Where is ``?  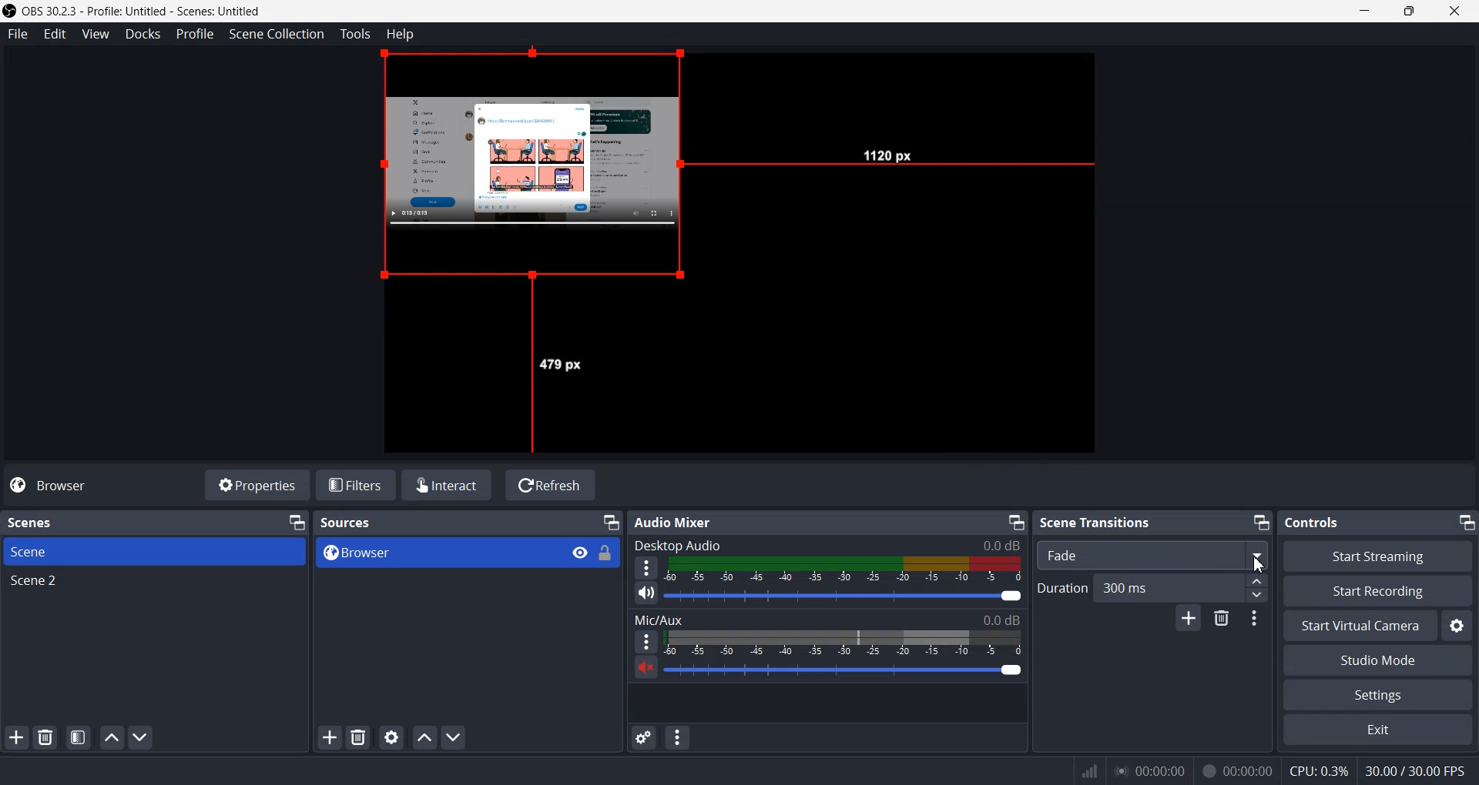
 is located at coordinates (1319, 771).